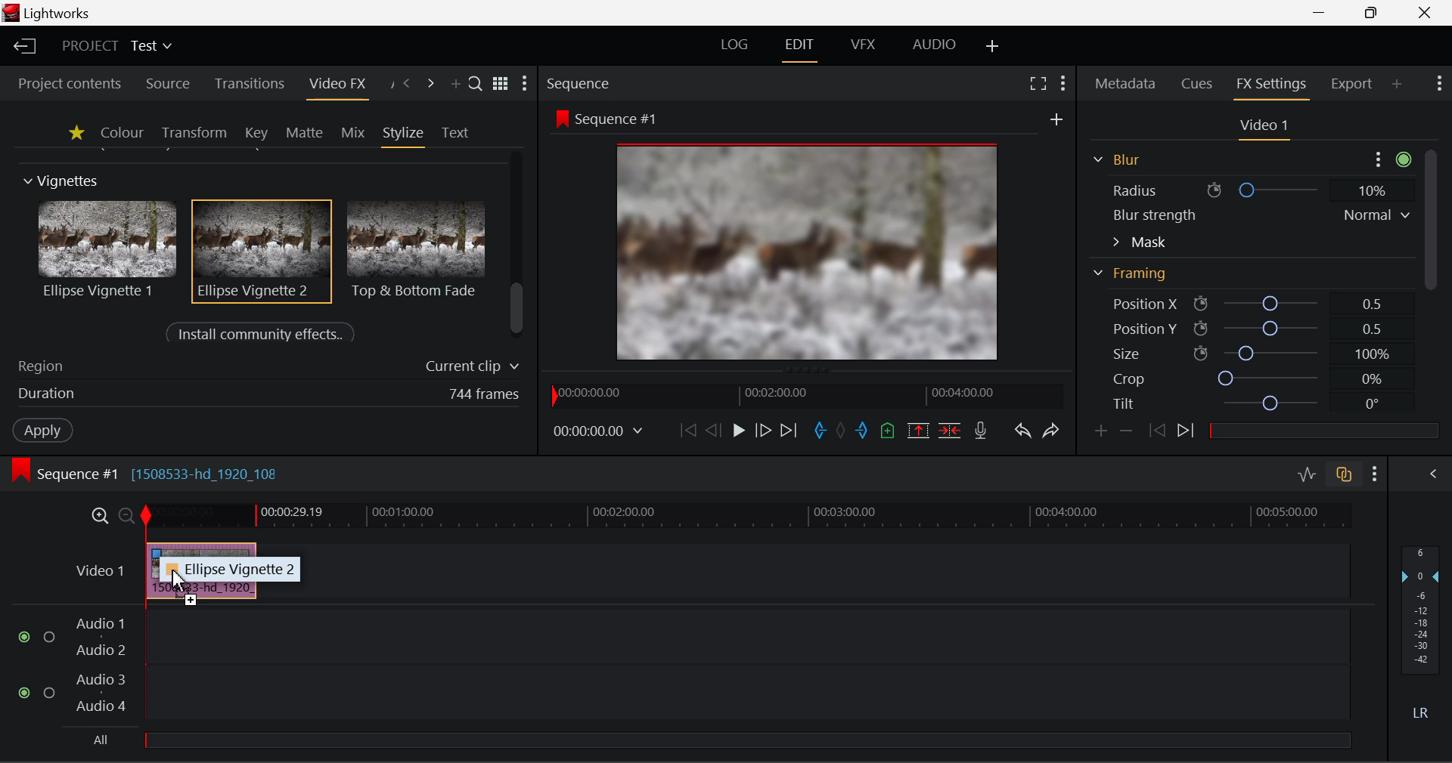 This screenshot has height=763, width=1452. Describe the element at coordinates (69, 83) in the screenshot. I see `Project contents` at that location.